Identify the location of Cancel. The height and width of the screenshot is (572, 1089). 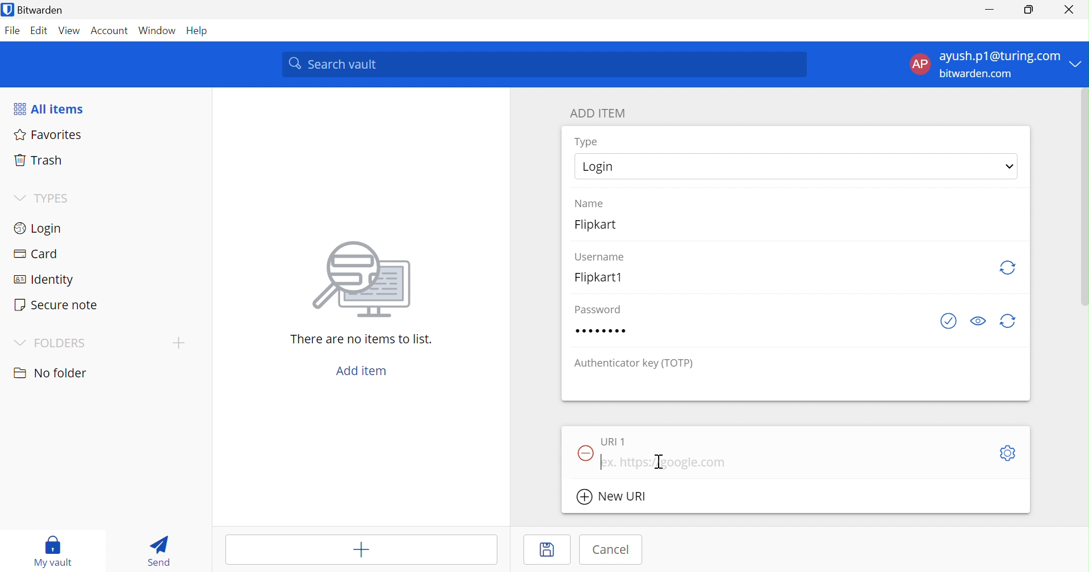
(611, 549).